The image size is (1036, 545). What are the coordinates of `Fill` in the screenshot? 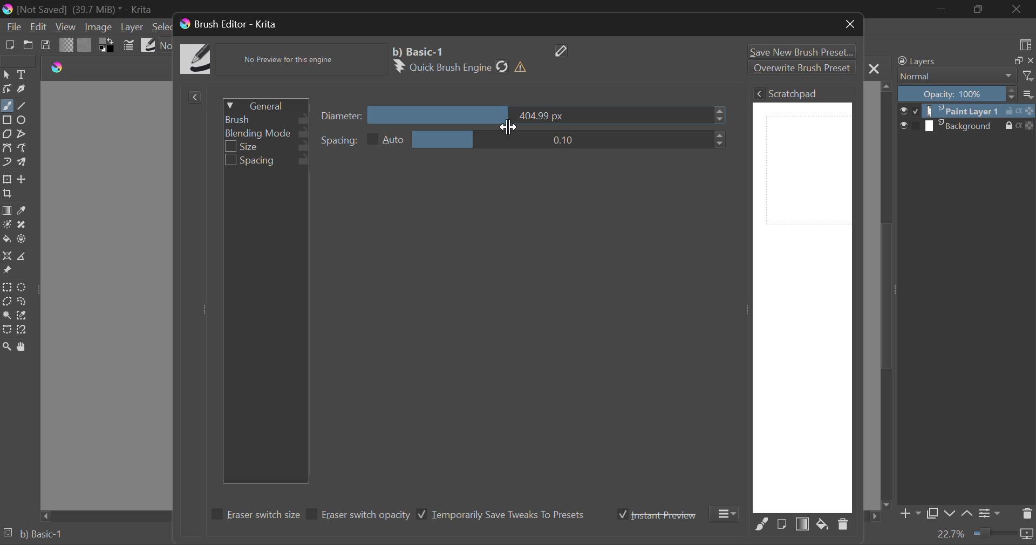 It's located at (7, 240).